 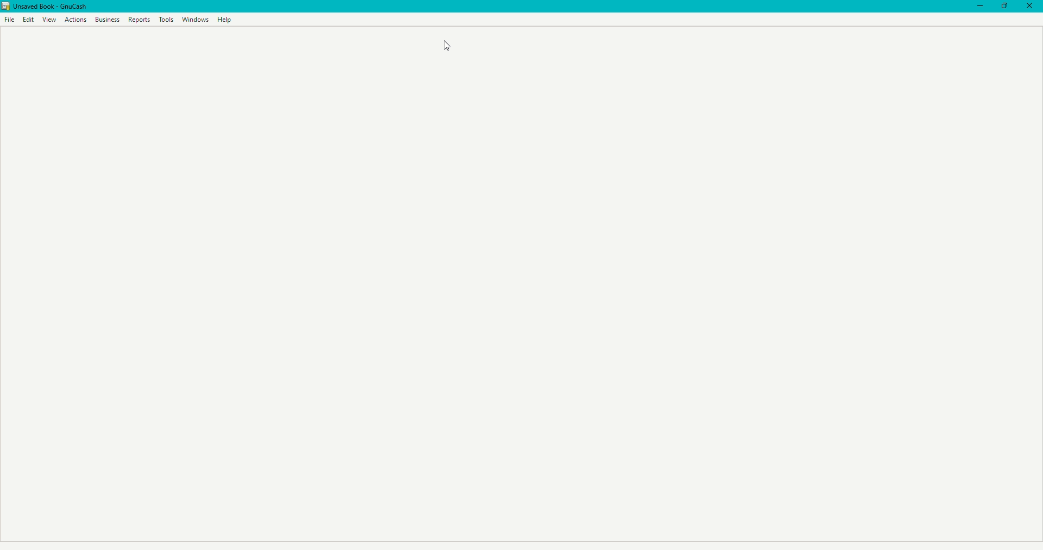 What do you see at coordinates (1005, 6) in the screenshot?
I see `Restore` at bounding box center [1005, 6].